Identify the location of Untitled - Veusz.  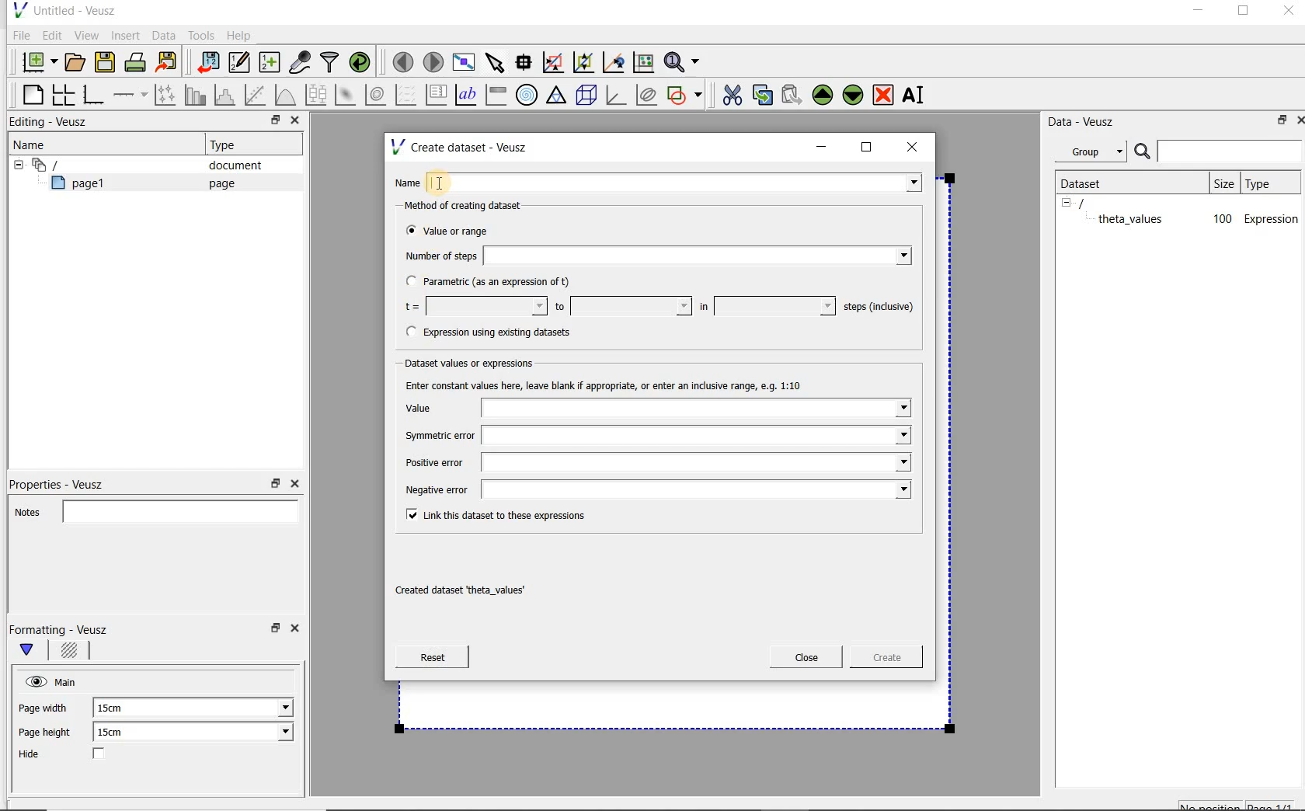
(63, 9).